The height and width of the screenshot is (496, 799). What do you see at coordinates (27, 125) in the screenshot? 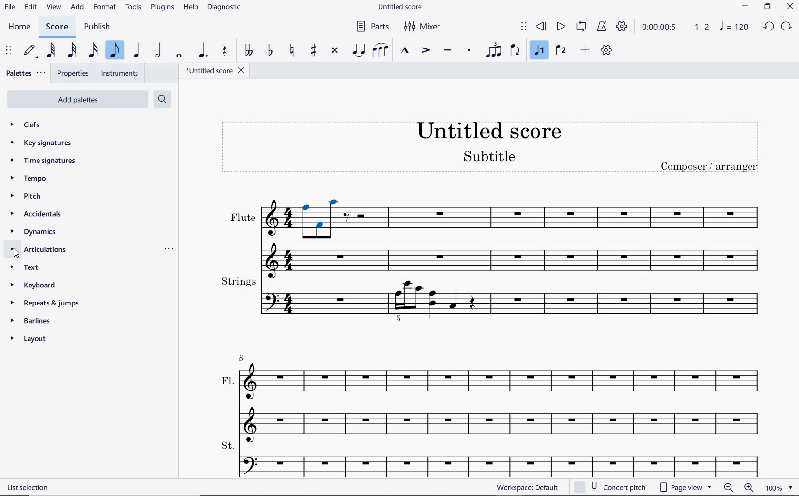
I see `clefs` at bounding box center [27, 125].